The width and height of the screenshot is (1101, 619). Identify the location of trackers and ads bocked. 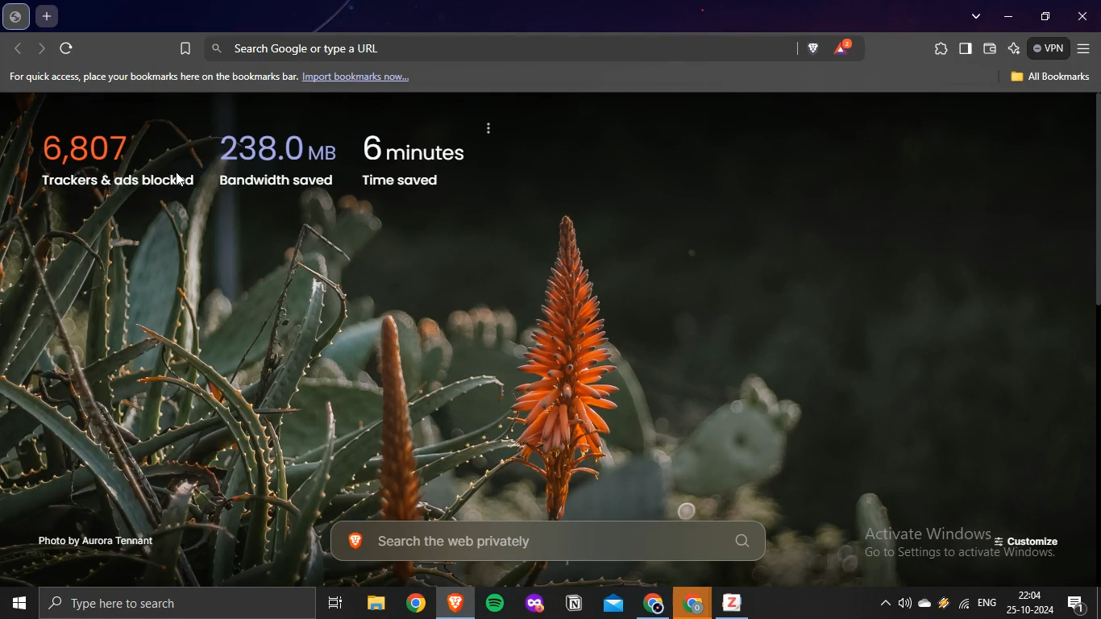
(264, 152).